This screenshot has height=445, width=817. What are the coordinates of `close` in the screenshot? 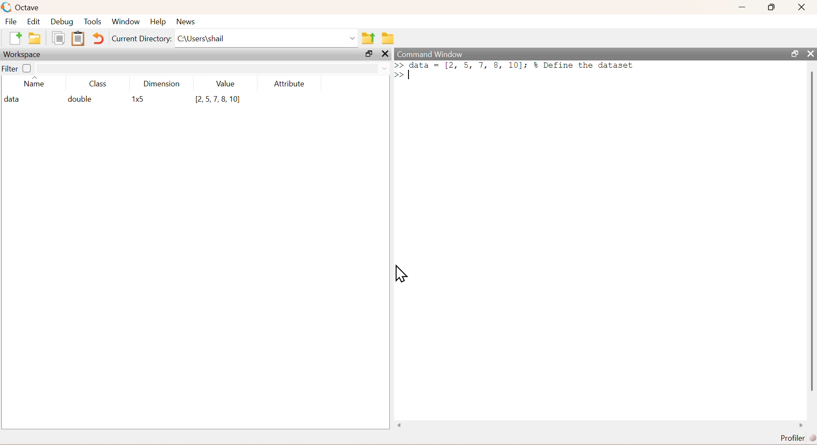 It's located at (803, 7).